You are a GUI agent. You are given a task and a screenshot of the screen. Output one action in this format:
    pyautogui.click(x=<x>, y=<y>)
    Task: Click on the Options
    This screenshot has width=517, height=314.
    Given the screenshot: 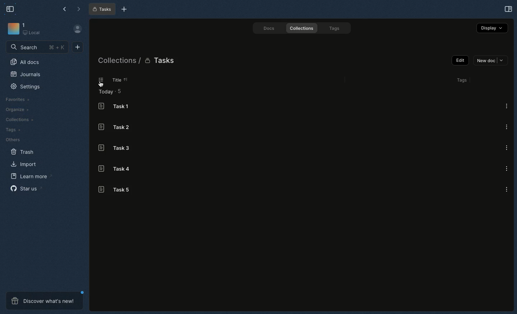 What is the action you would take?
    pyautogui.click(x=507, y=126)
    